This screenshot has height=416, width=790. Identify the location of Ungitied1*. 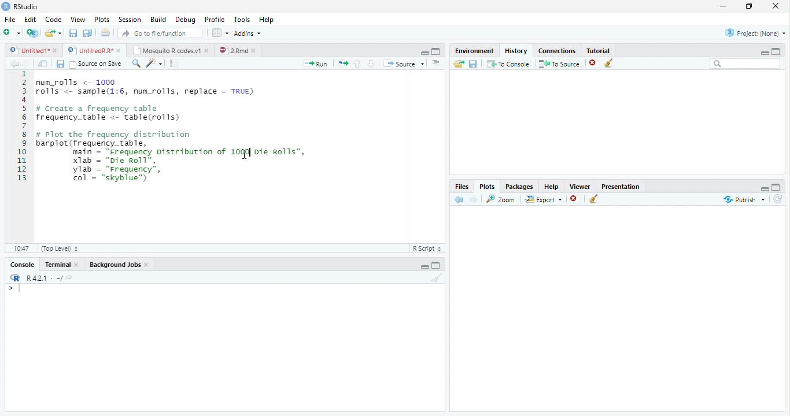
(33, 50).